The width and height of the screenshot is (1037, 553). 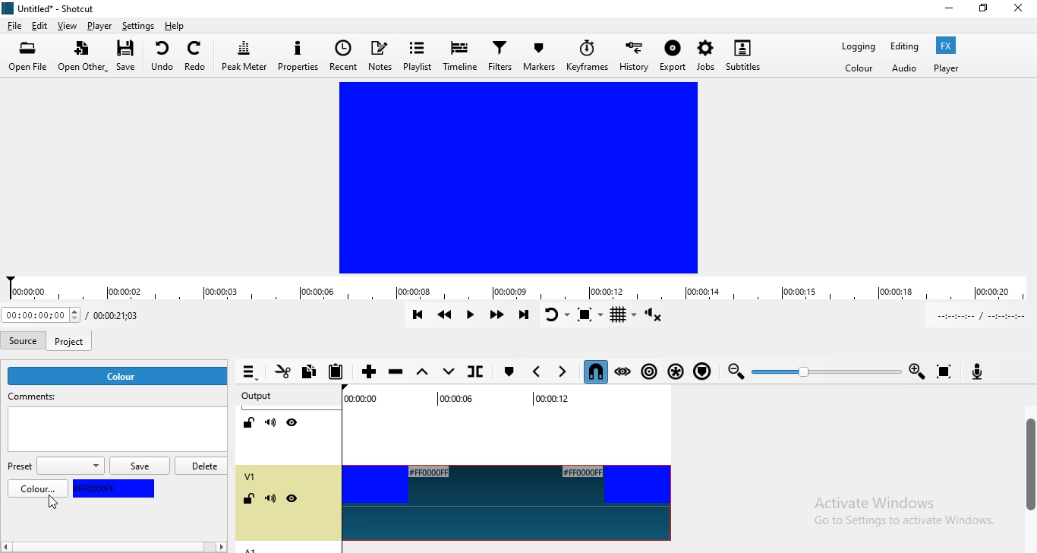 What do you see at coordinates (271, 423) in the screenshot?
I see `Mute` at bounding box center [271, 423].